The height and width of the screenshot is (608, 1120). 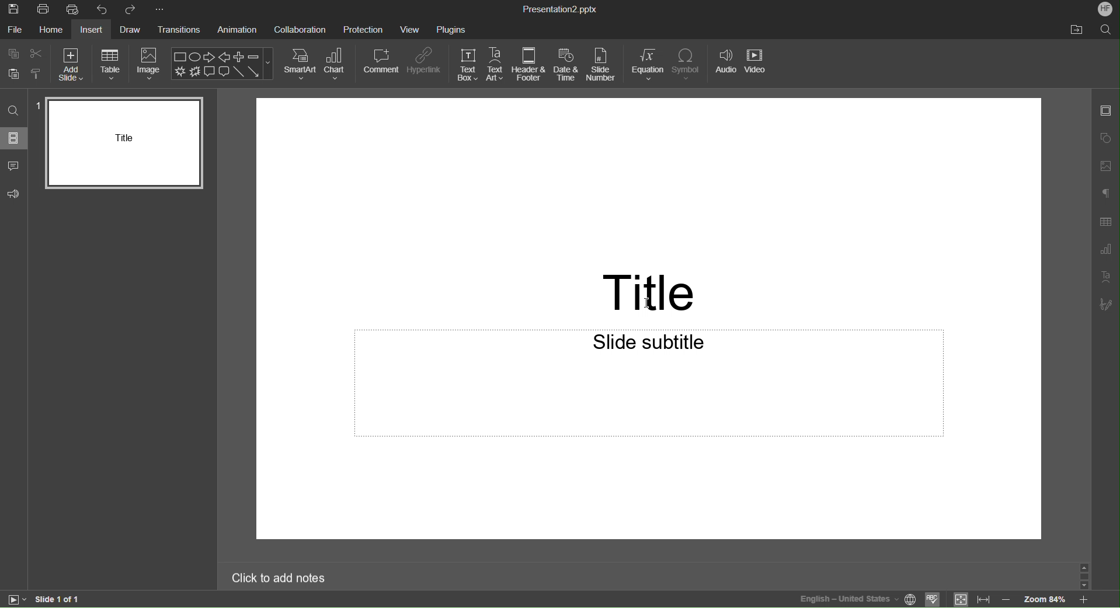 I want to click on Search, so click(x=1105, y=30).